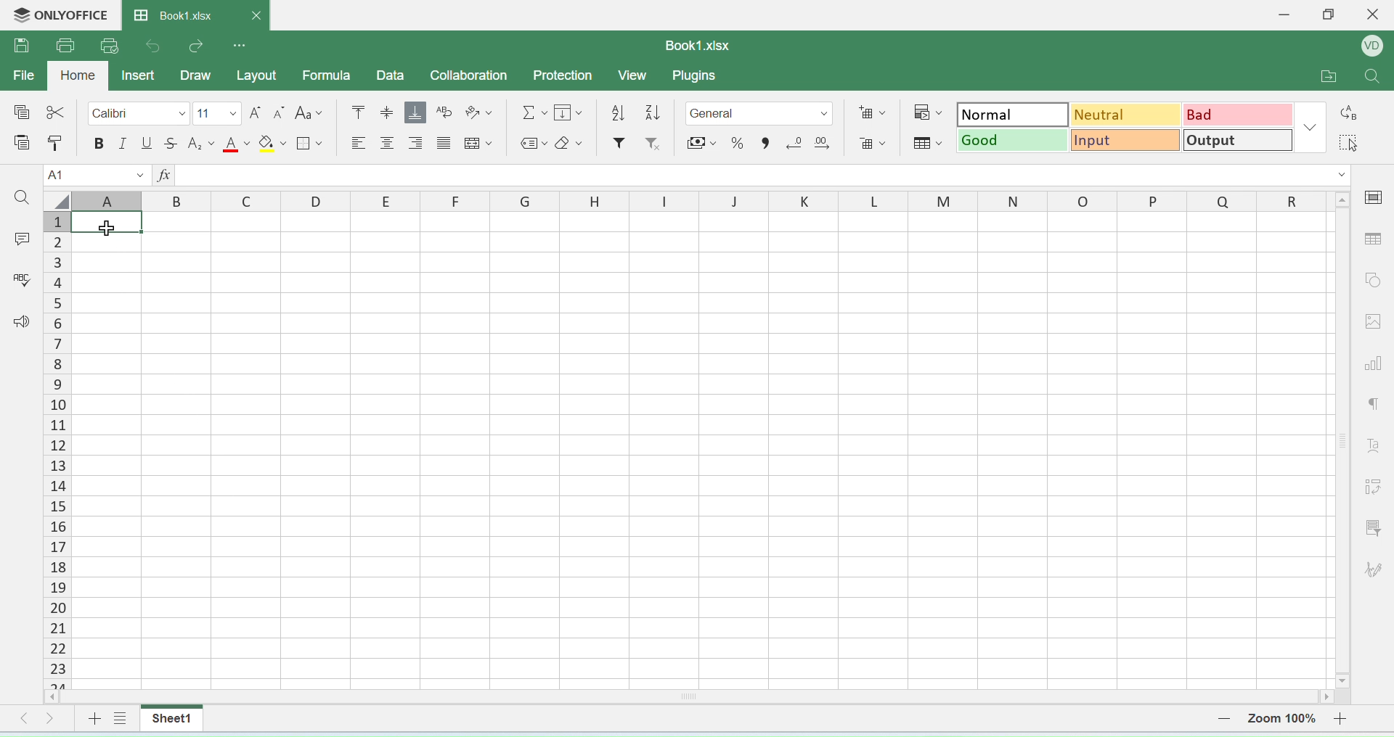 The height and width of the screenshot is (737, 1394). What do you see at coordinates (655, 112) in the screenshot?
I see `ascending order` at bounding box center [655, 112].